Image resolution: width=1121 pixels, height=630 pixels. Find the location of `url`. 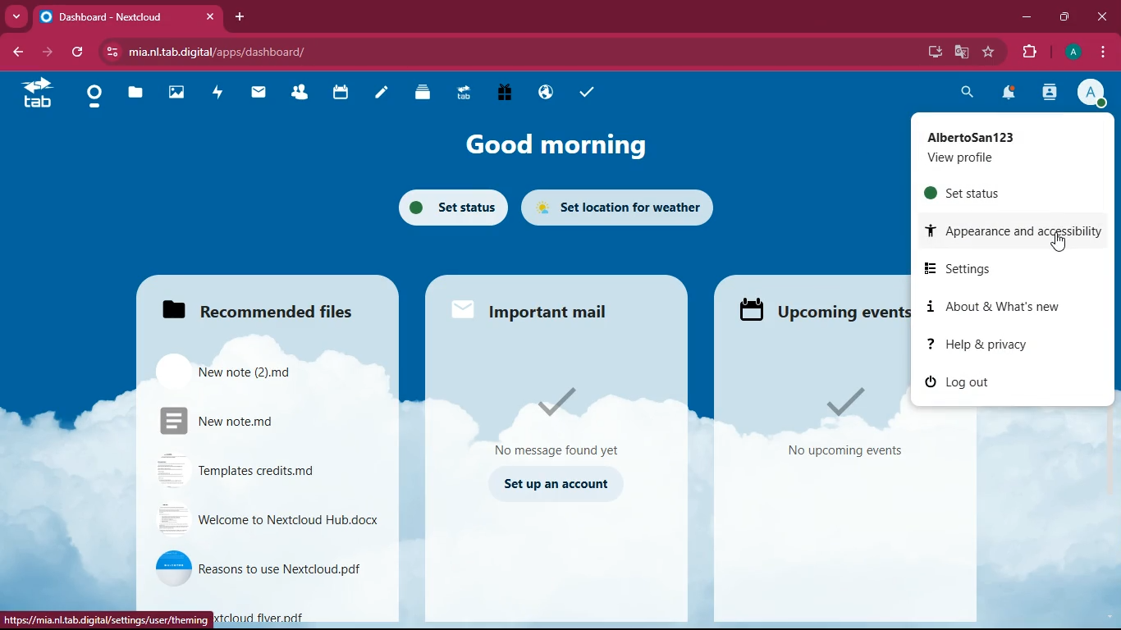

url is located at coordinates (231, 52).